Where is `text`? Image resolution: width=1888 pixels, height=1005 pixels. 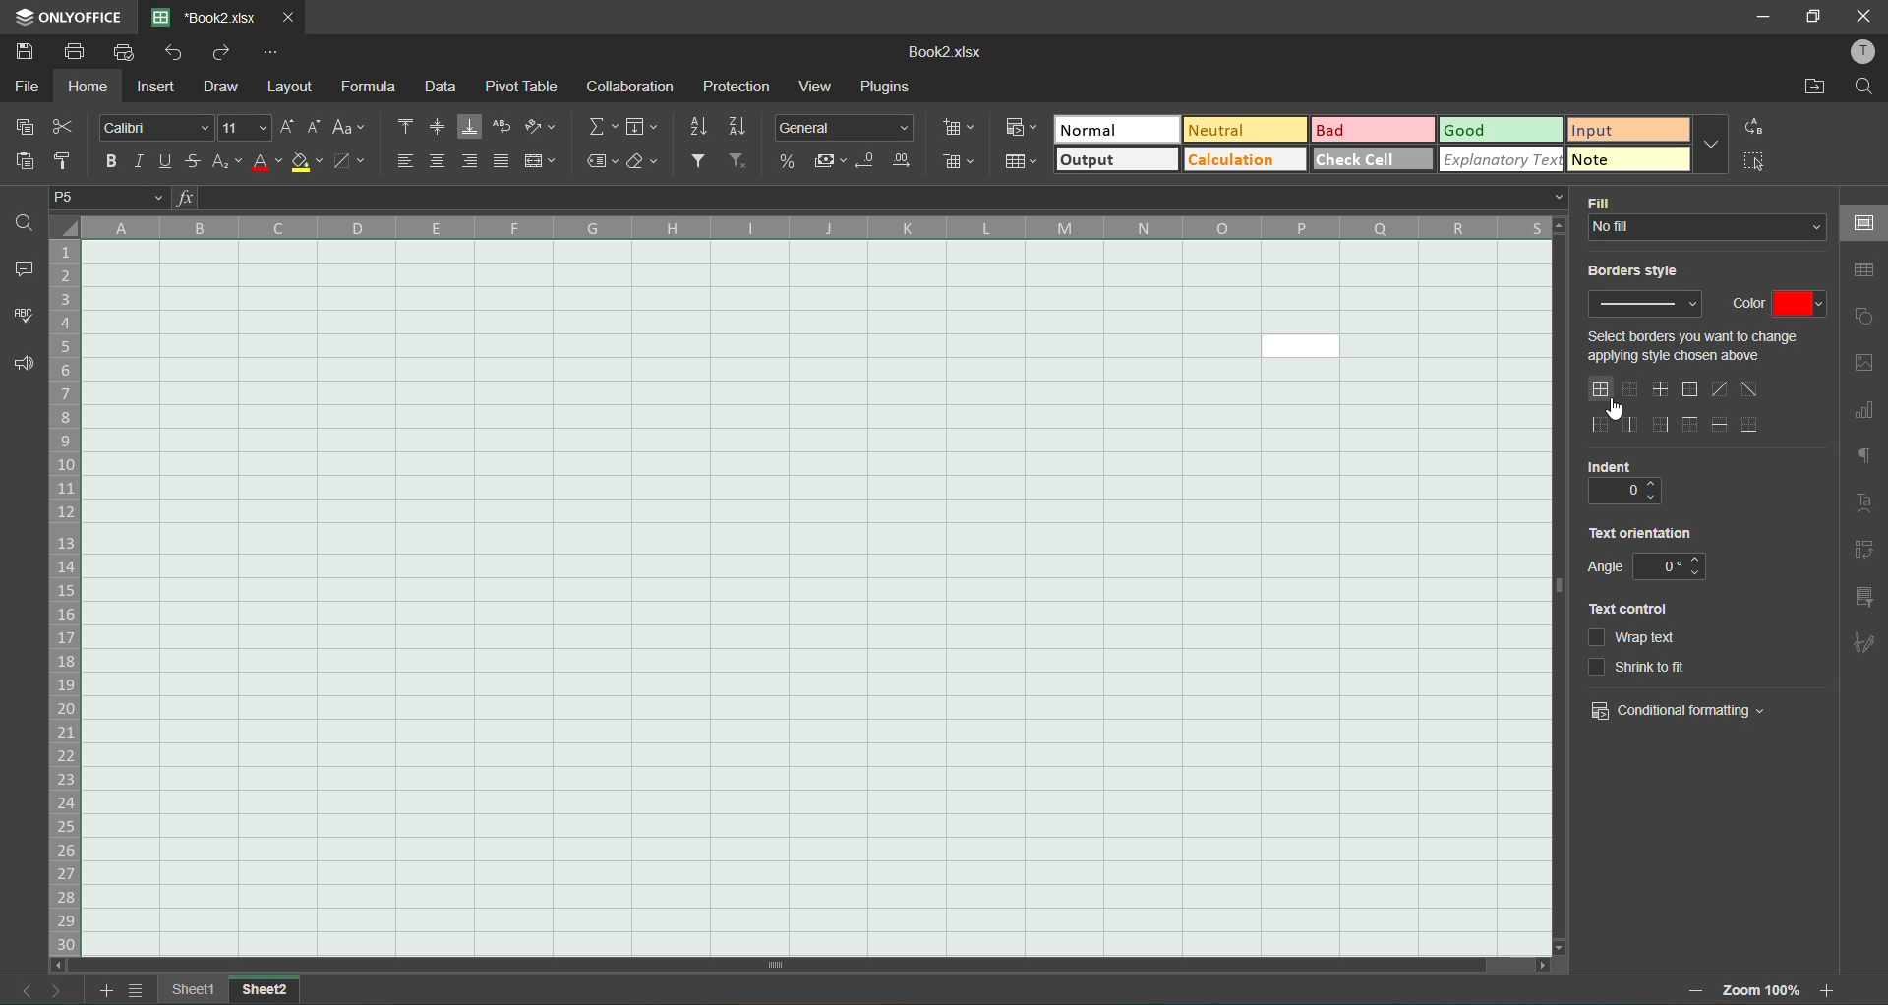
text is located at coordinates (1866, 506).